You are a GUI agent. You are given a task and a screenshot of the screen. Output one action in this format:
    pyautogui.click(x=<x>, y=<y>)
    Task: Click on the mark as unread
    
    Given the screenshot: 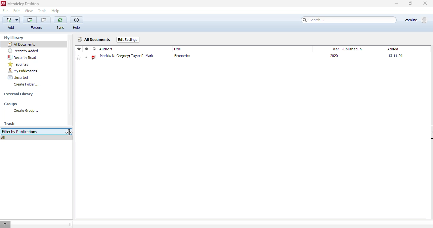 What is the action you would take?
    pyautogui.click(x=86, y=57)
    